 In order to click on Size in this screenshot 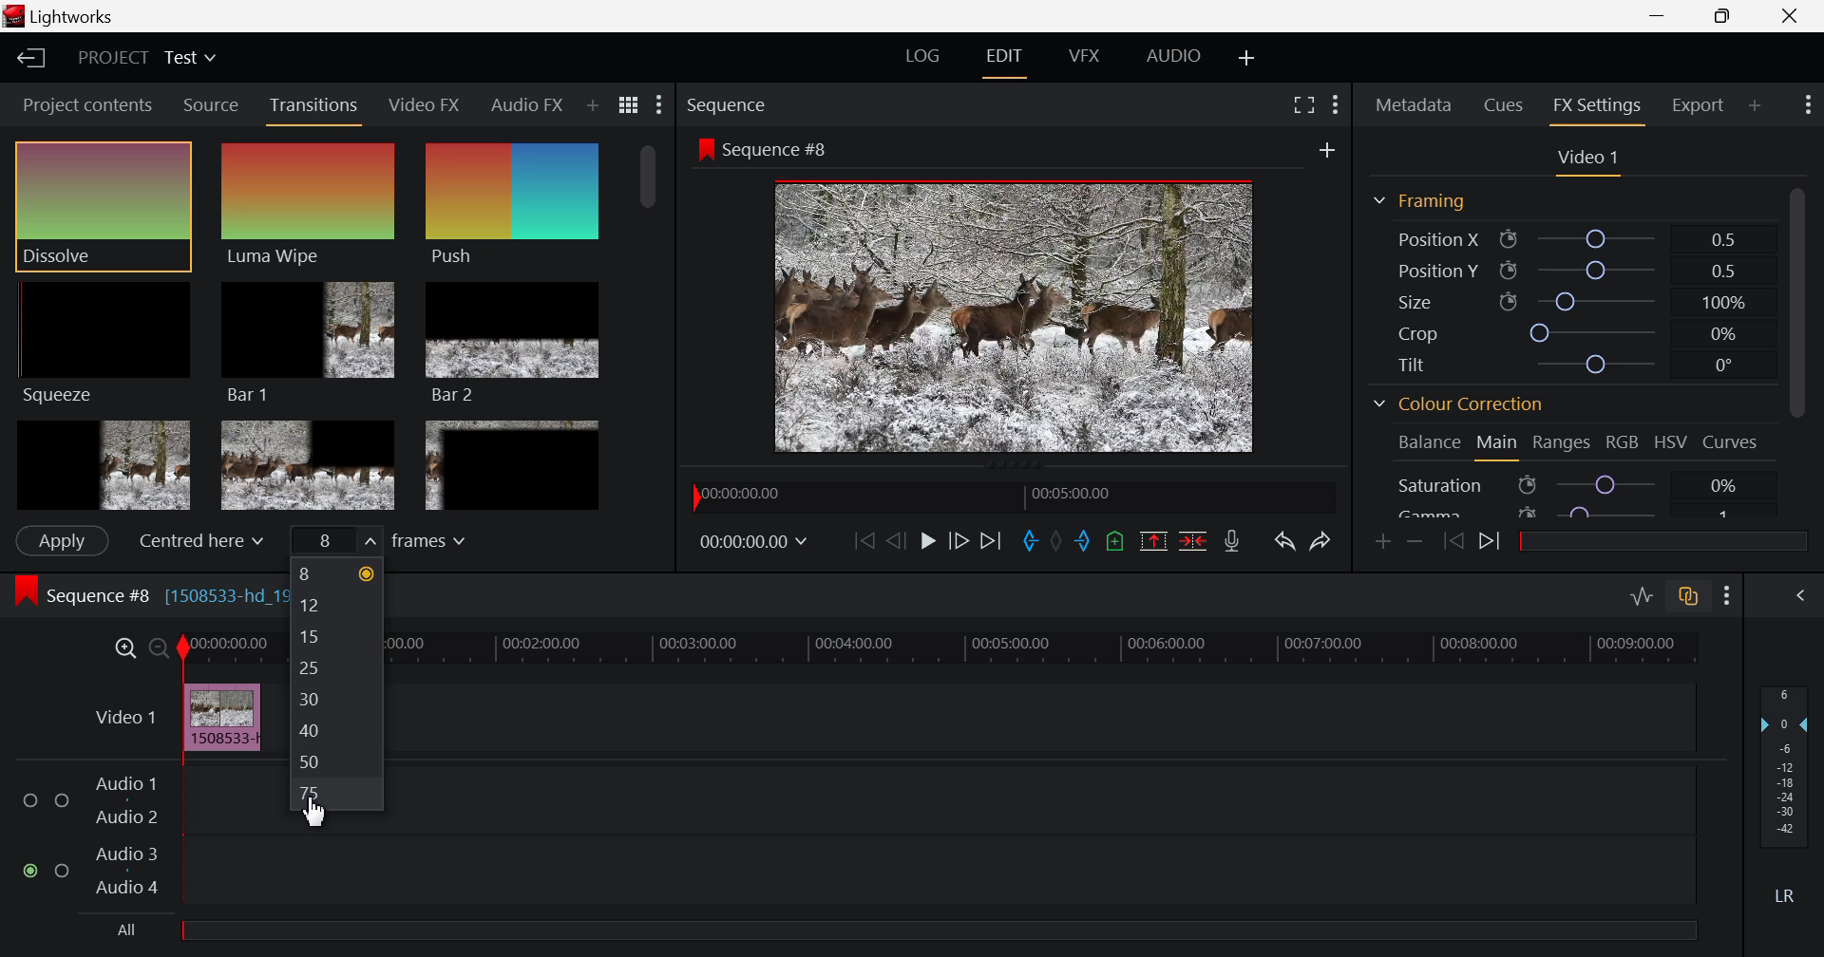, I will do `click(1567, 299)`.